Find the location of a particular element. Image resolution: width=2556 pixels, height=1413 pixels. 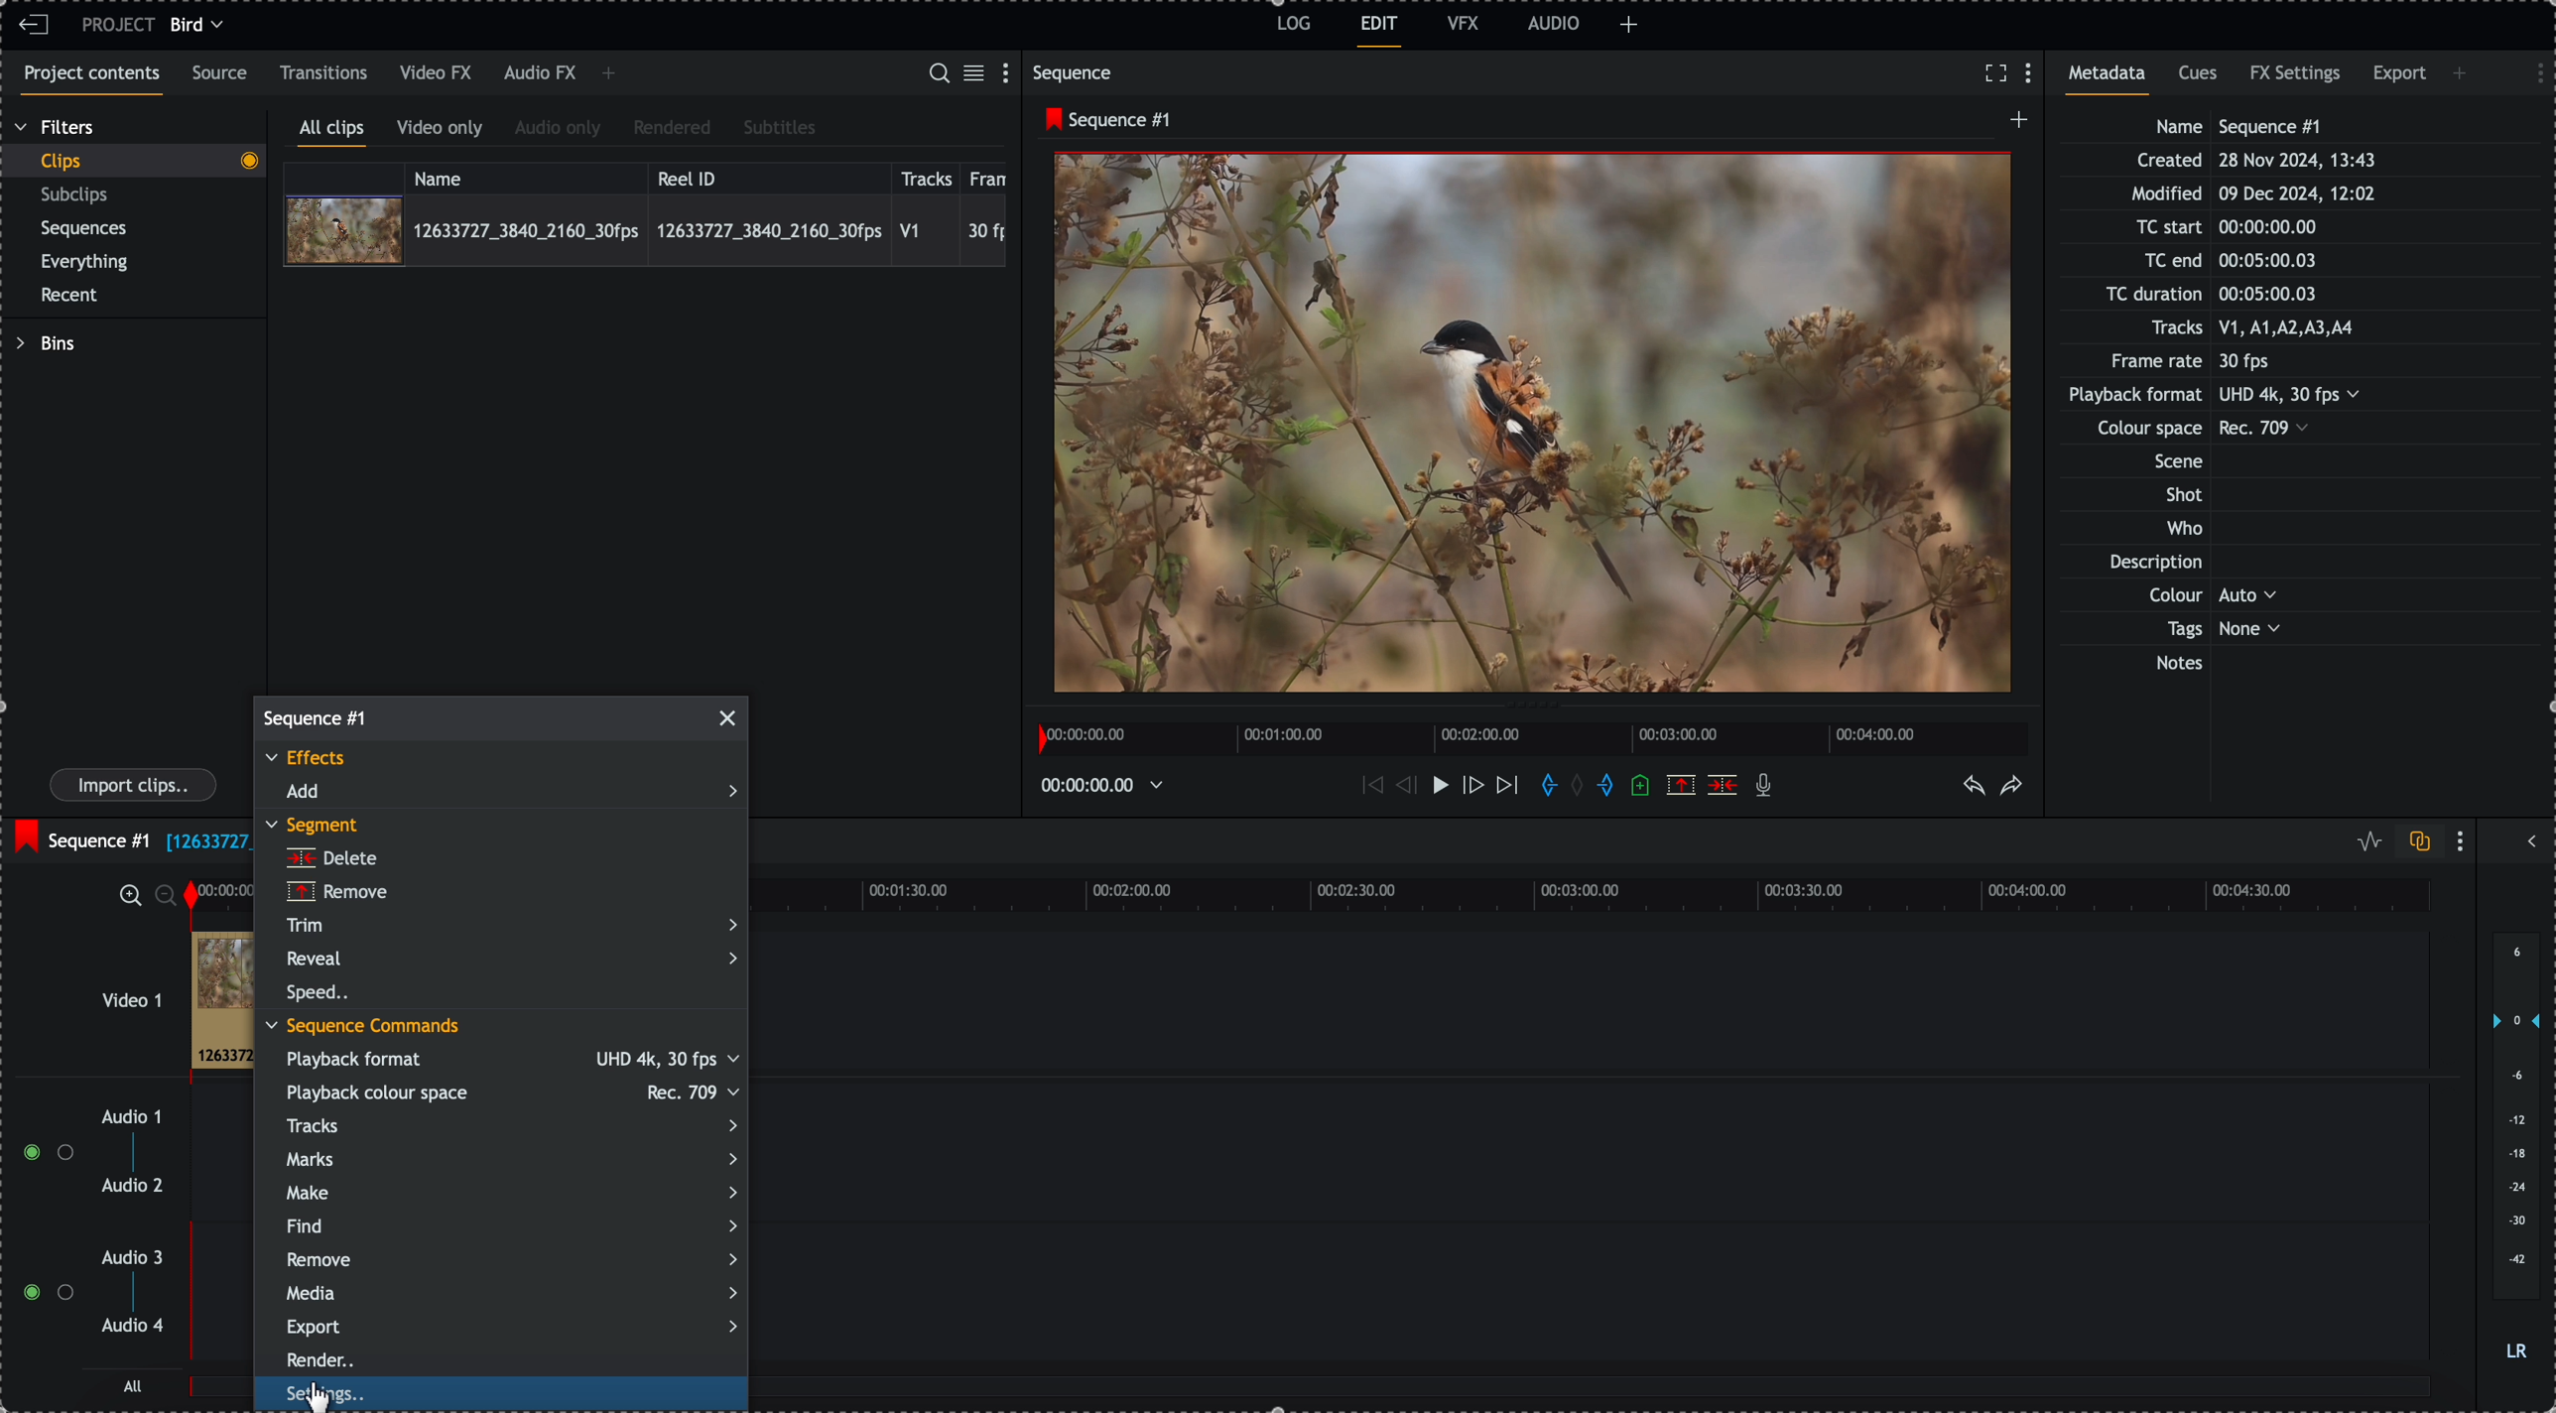

remove the marked section is located at coordinates (1681, 784).